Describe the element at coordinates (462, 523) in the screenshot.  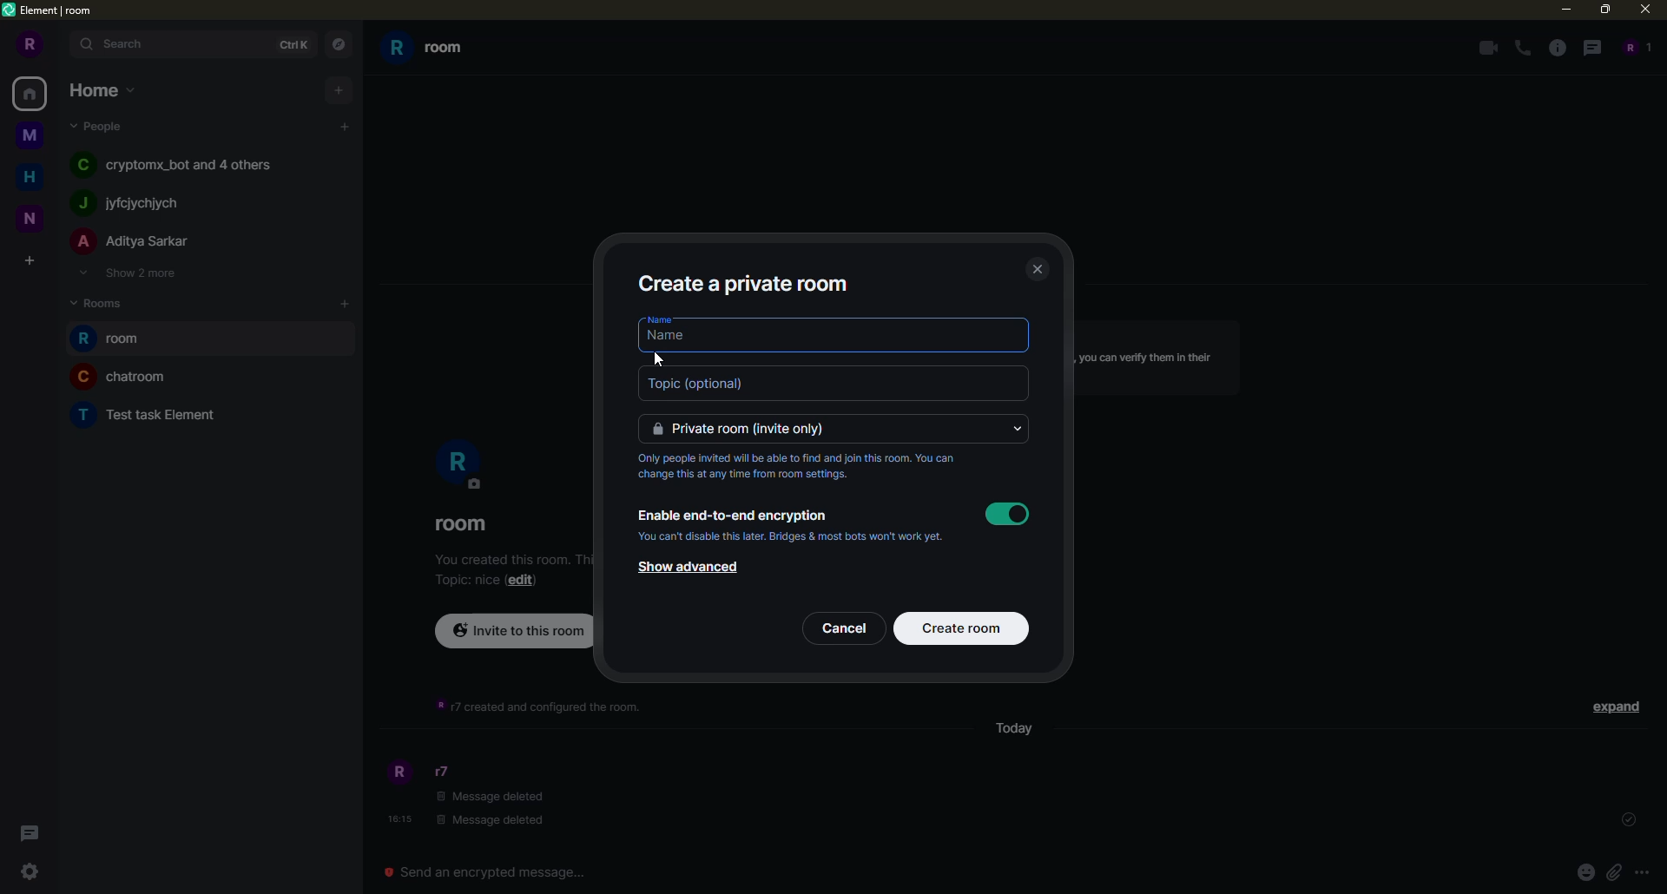
I see `room` at that location.